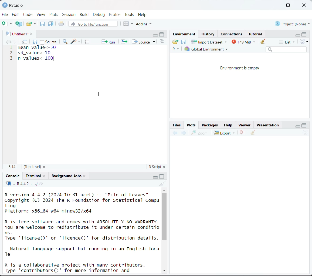 The image size is (312, 276). What do you see at coordinates (286, 49) in the screenshot?
I see `search` at bounding box center [286, 49].